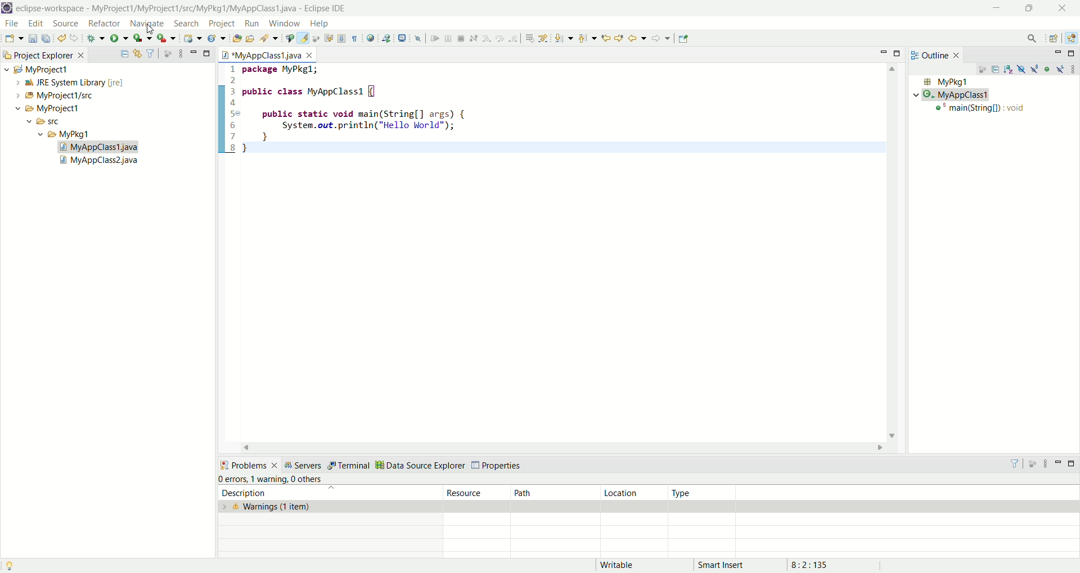 The width and height of the screenshot is (1080, 573). Describe the element at coordinates (1061, 69) in the screenshot. I see `hide local type` at that location.